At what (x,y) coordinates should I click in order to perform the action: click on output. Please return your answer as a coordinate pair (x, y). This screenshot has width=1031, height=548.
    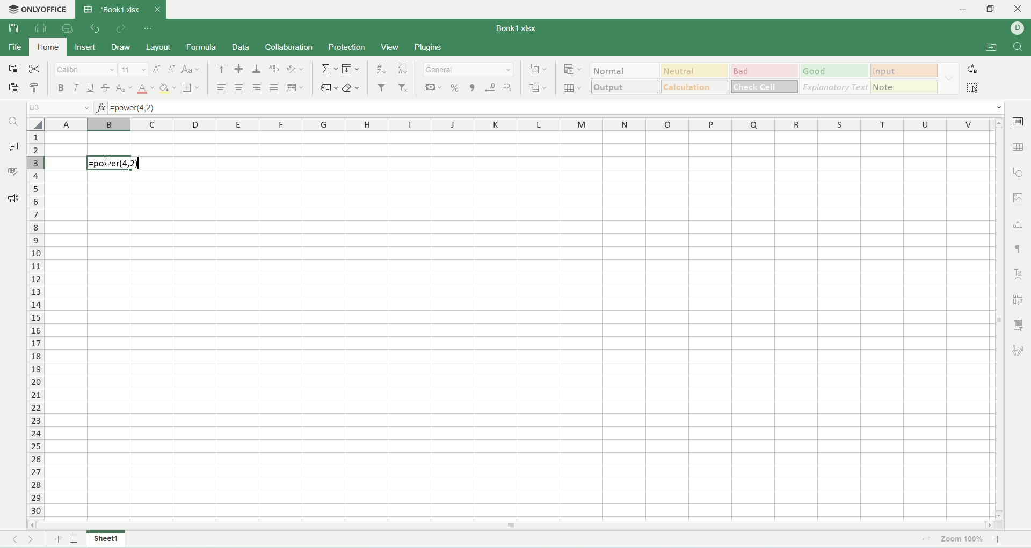
    Looking at the image, I should click on (625, 87).